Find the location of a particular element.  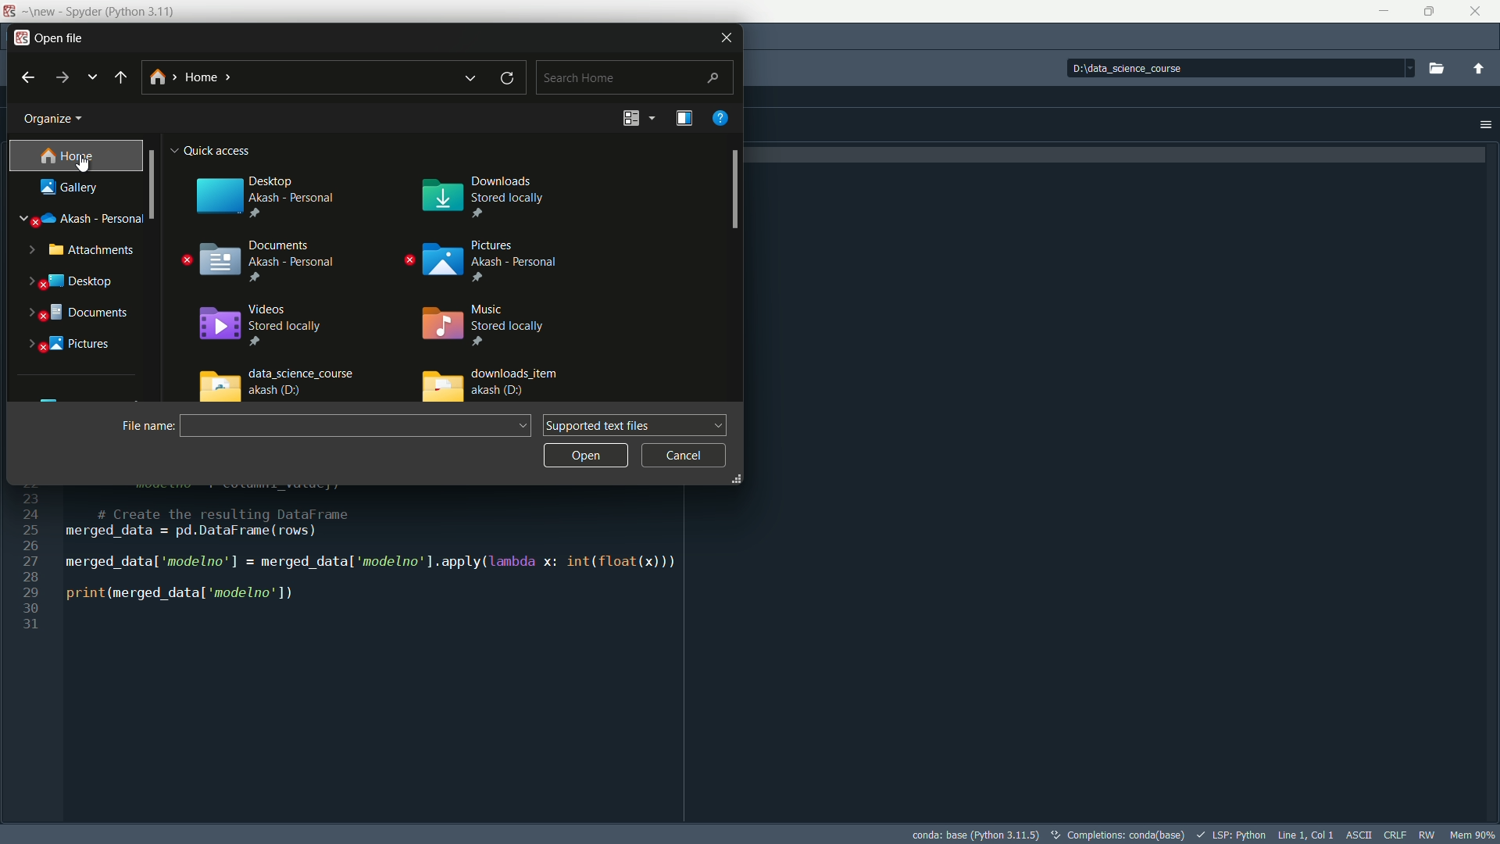

options is located at coordinates (1484, 124).